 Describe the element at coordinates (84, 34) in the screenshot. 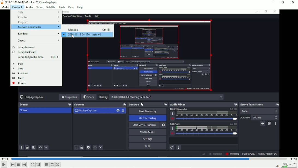

I see `2024-11-19 04-17-41.mkv#0` at that location.